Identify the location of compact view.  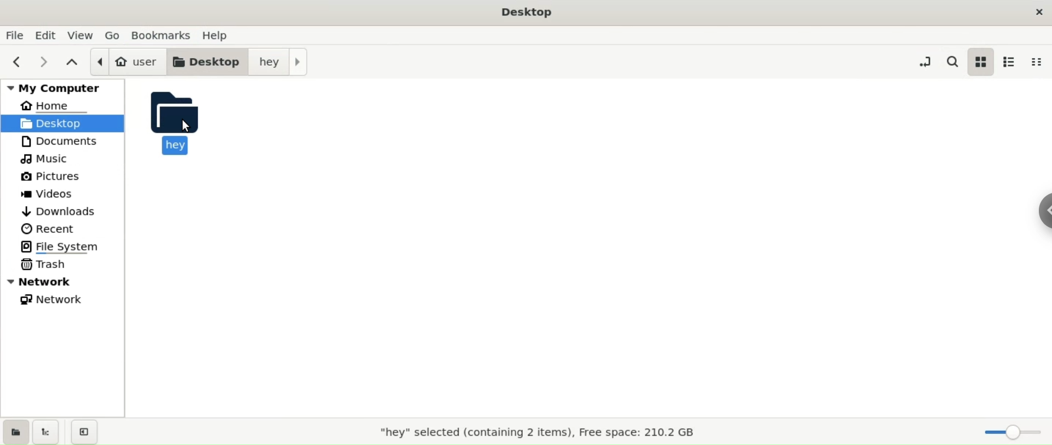
(1037, 61).